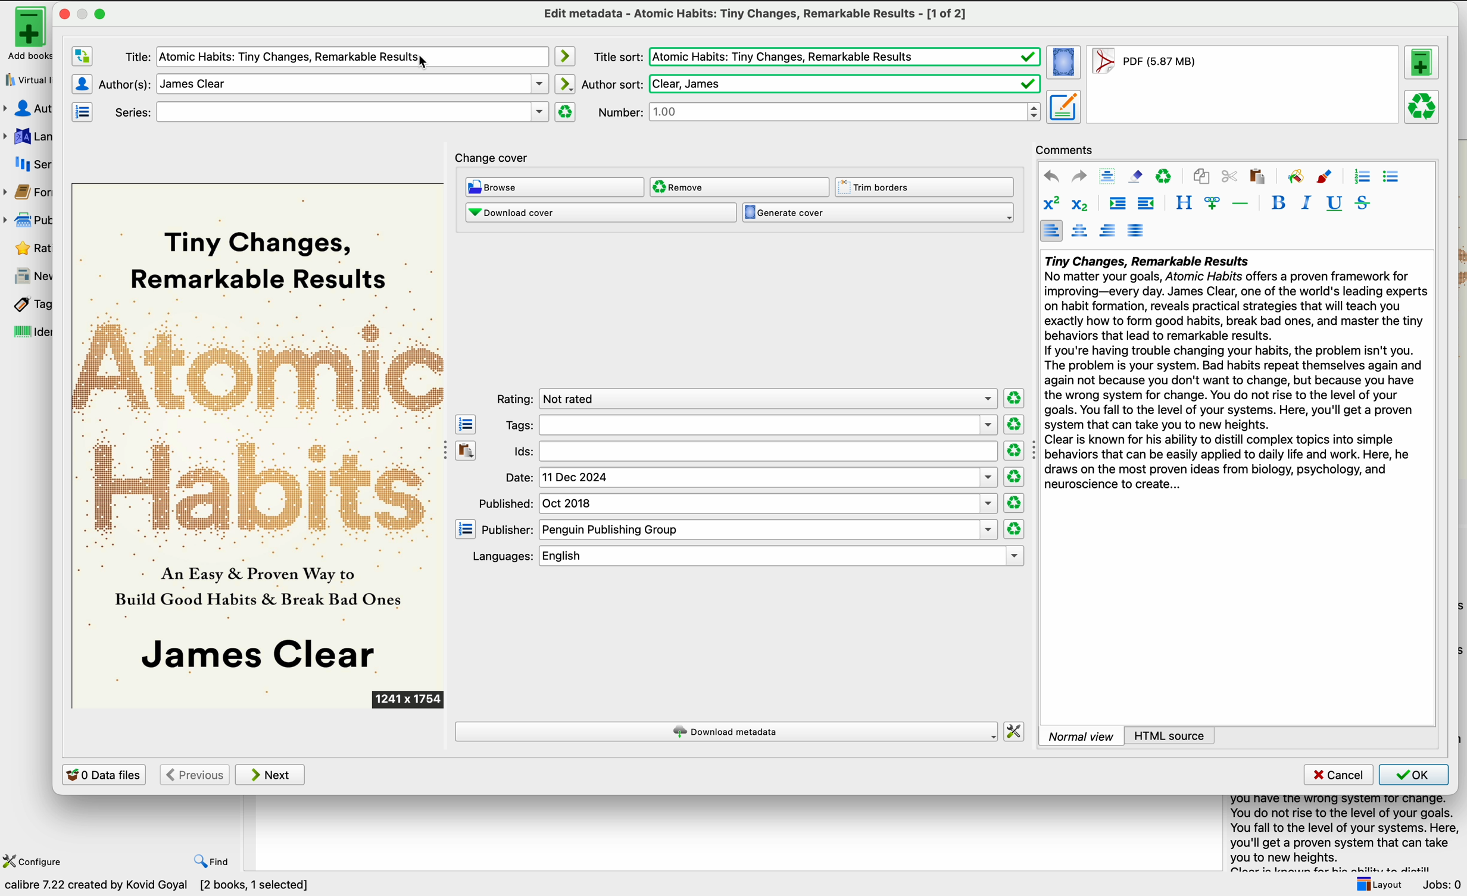 Image resolution: width=1467 pixels, height=896 pixels. I want to click on strikeythrough, so click(1363, 203).